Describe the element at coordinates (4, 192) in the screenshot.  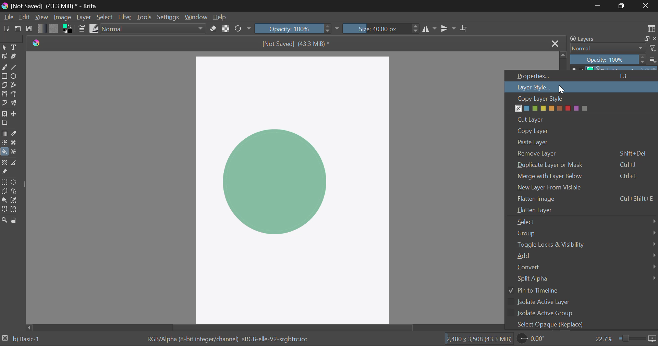
I see `Polygon Selection` at that location.